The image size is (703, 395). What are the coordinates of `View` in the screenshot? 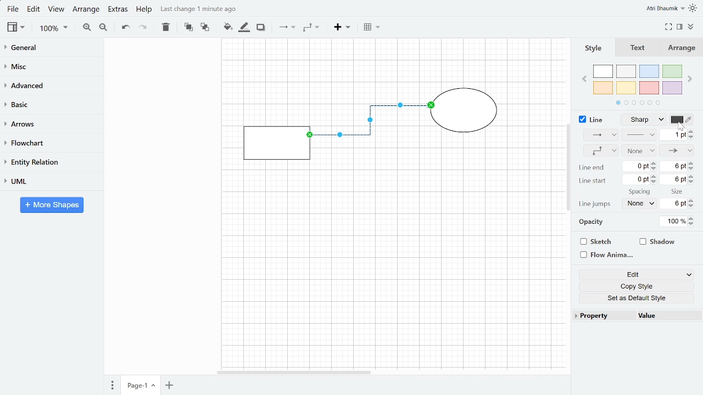 It's located at (15, 27).